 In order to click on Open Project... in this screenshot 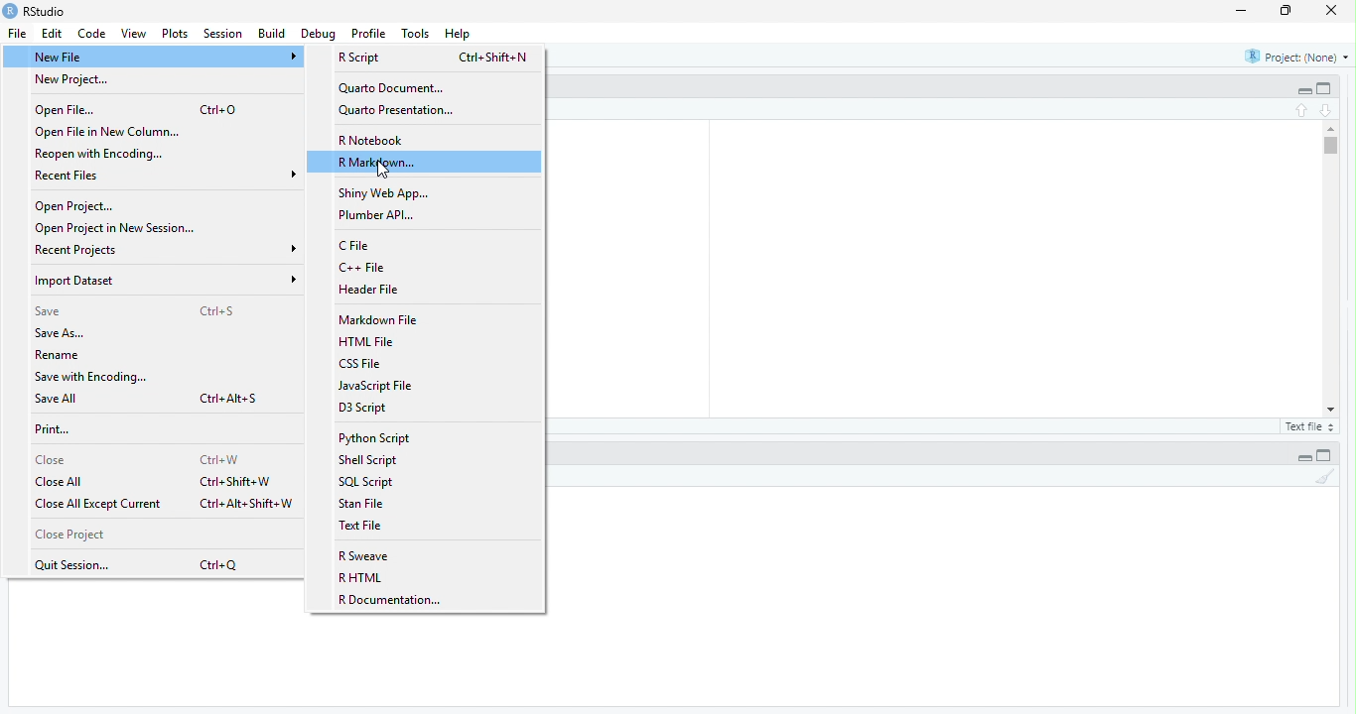, I will do `click(74, 206)`.